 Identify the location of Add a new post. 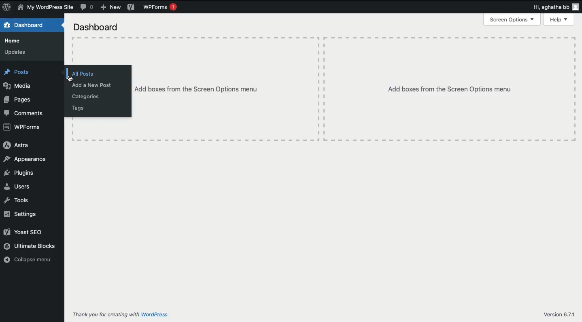
(92, 85).